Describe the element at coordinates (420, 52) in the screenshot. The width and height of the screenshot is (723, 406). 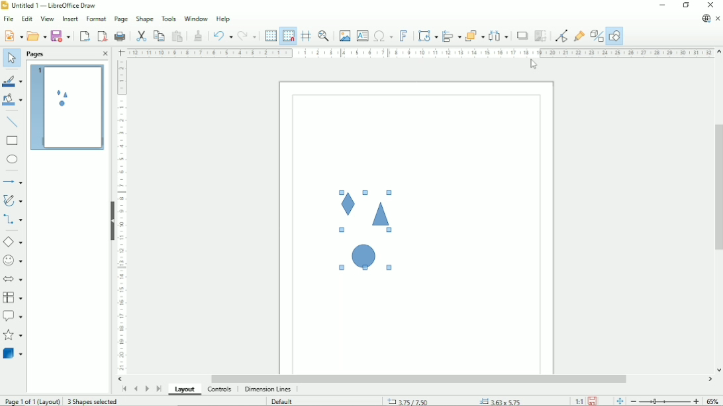
I see `Horizontal scale` at that location.